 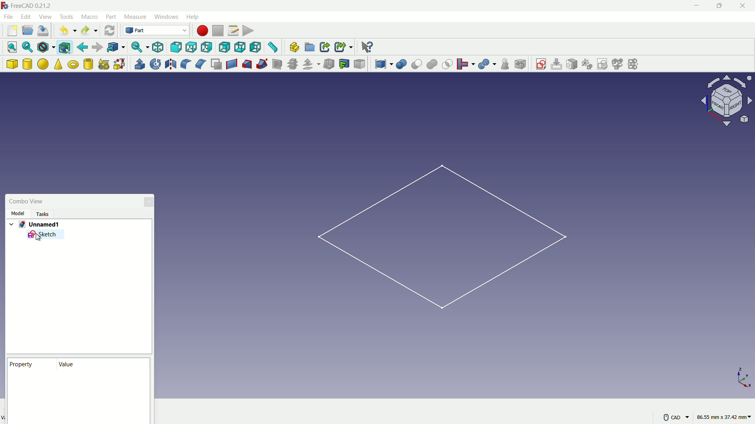 I want to click on sweep, so click(x=262, y=65).